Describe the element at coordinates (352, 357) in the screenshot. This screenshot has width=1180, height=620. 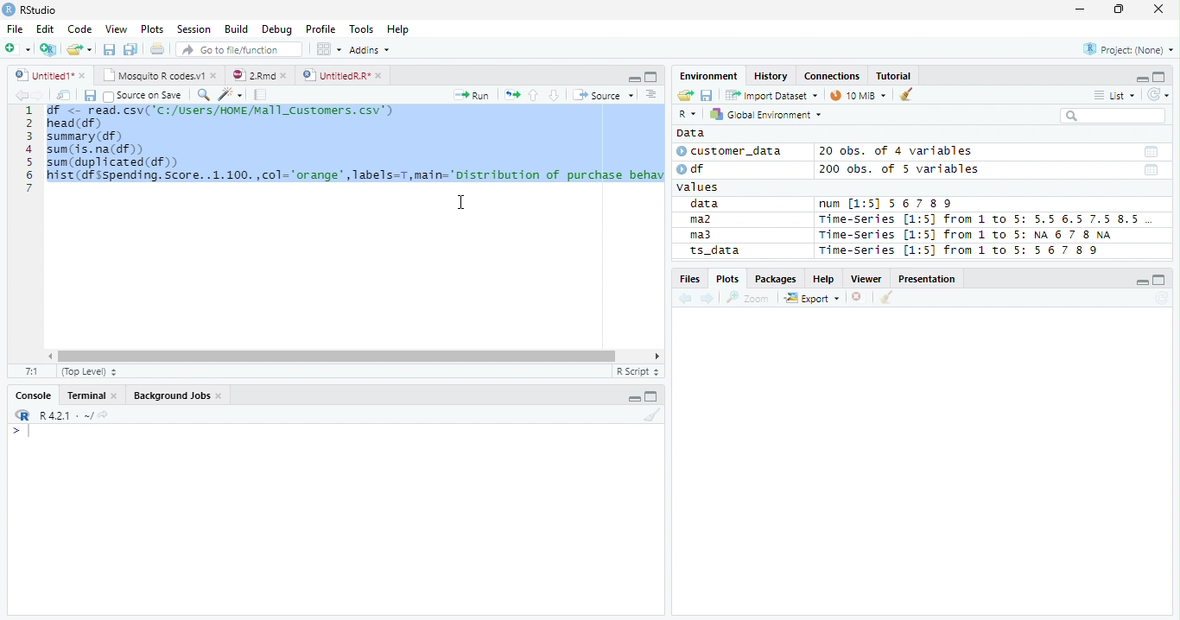
I see `Scroll` at that location.